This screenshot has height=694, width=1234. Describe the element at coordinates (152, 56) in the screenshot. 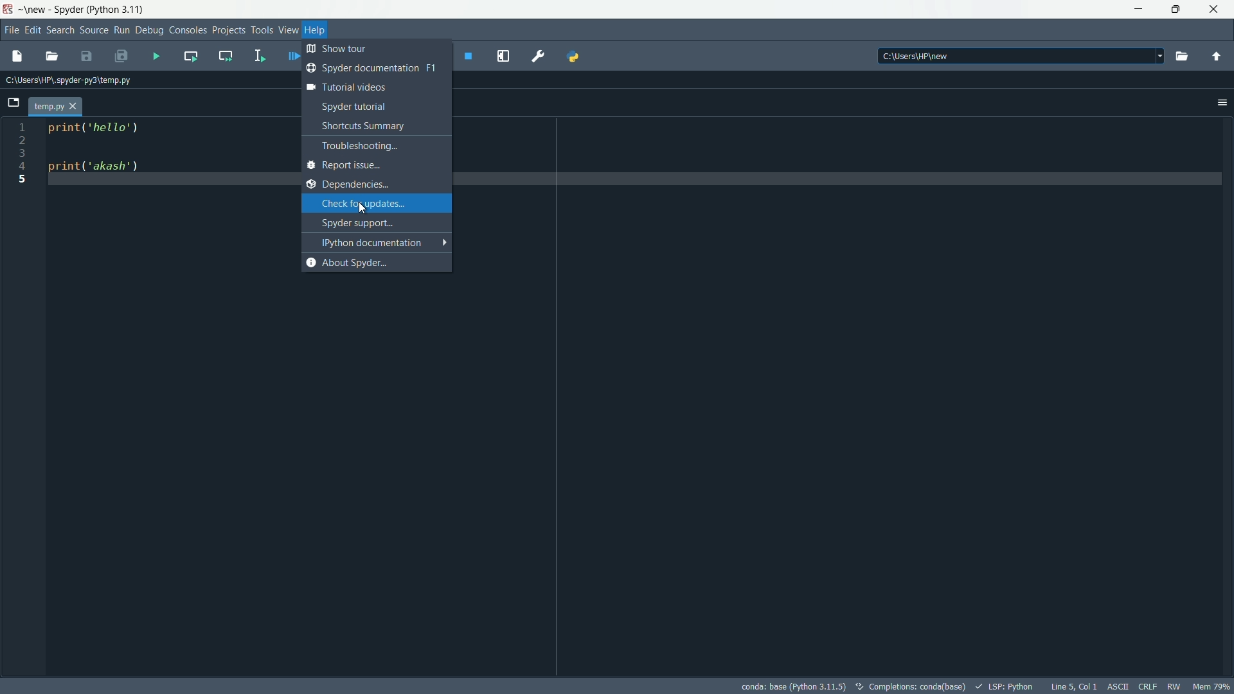

I see `run file` at that location.